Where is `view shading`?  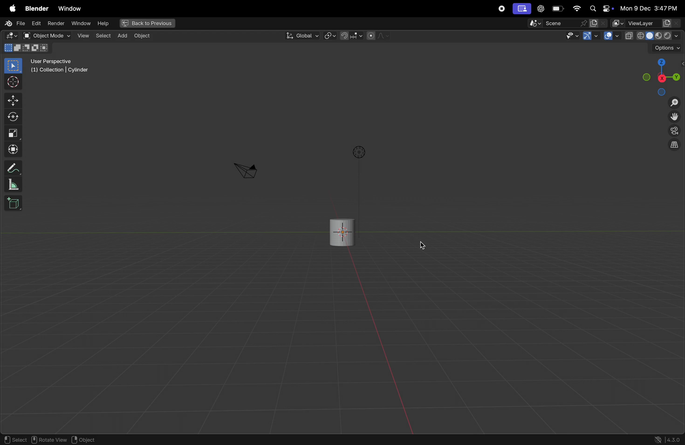
view shading is located at coordinates (651, 35).